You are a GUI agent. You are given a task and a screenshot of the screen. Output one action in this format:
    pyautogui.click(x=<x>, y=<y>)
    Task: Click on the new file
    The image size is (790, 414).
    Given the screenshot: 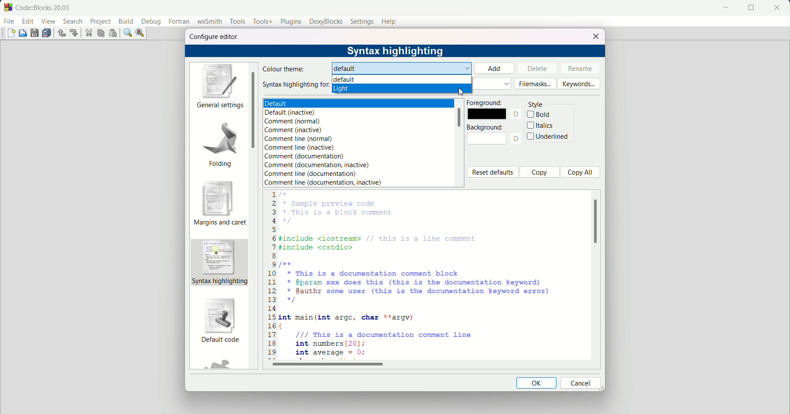 What is the action you would take?
    pyautogui.click(x=12, y=34)
    